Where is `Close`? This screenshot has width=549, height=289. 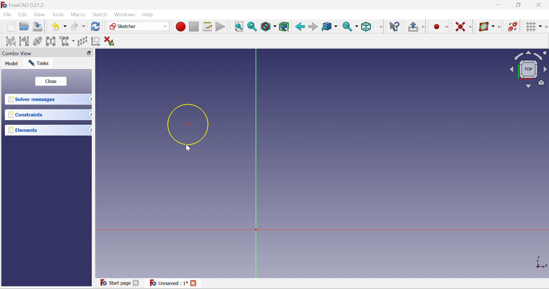 Close is located at coordinates (540, 5).